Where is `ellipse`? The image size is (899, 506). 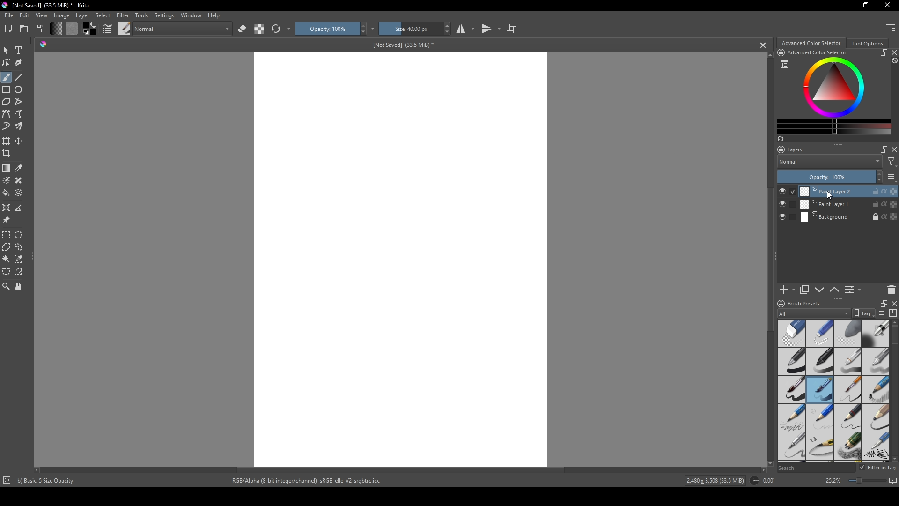
ellipse is located at coordinates (19, 89).